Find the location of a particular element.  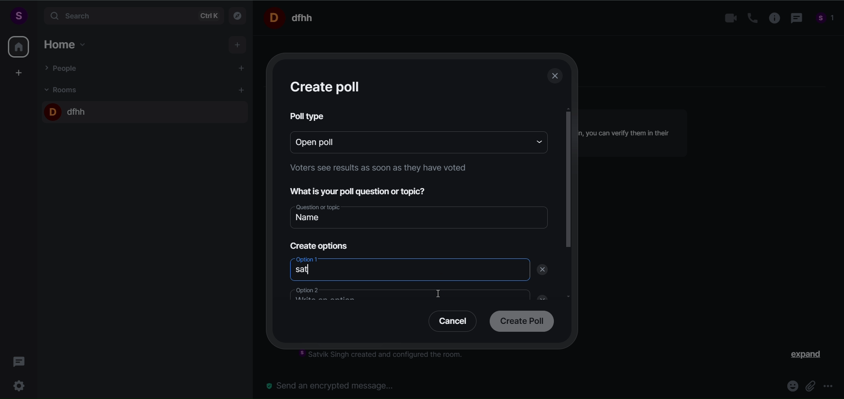

home option is located at coordinates (68, 43).